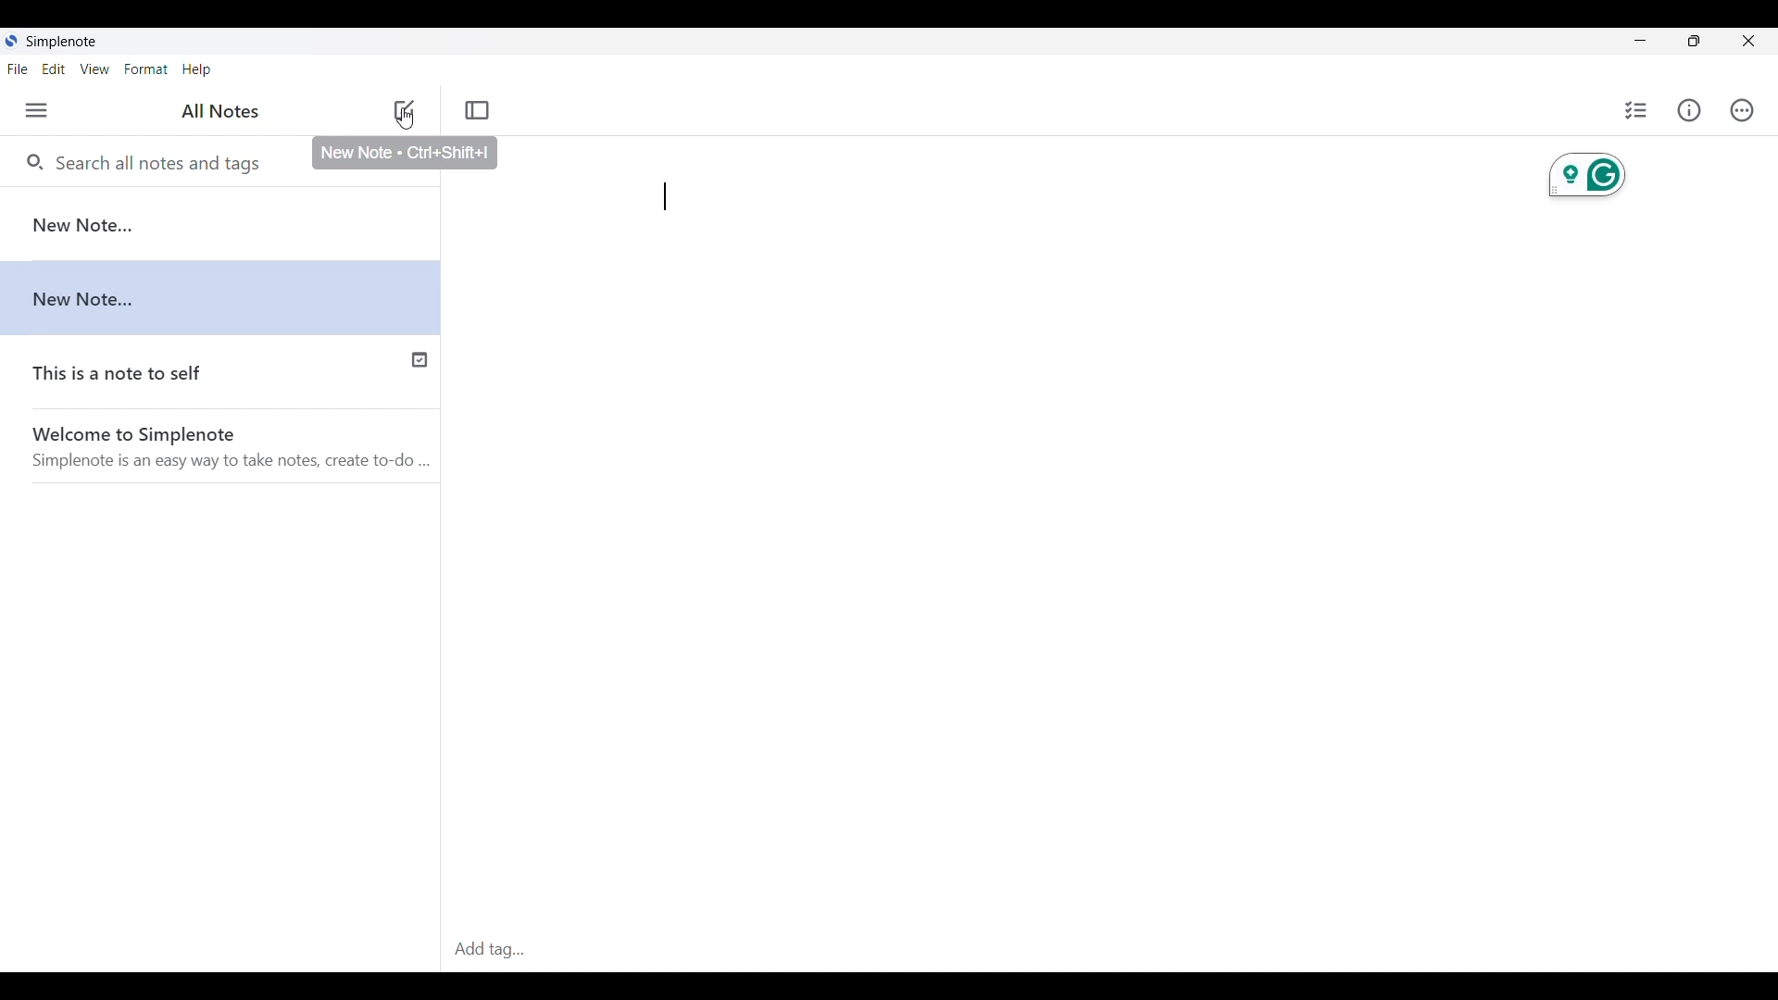 The height and width of the screenshot is (1000, 1778). Describe the element at coordinates (35, 110) in the screenshot. I see `Menu` at that location.